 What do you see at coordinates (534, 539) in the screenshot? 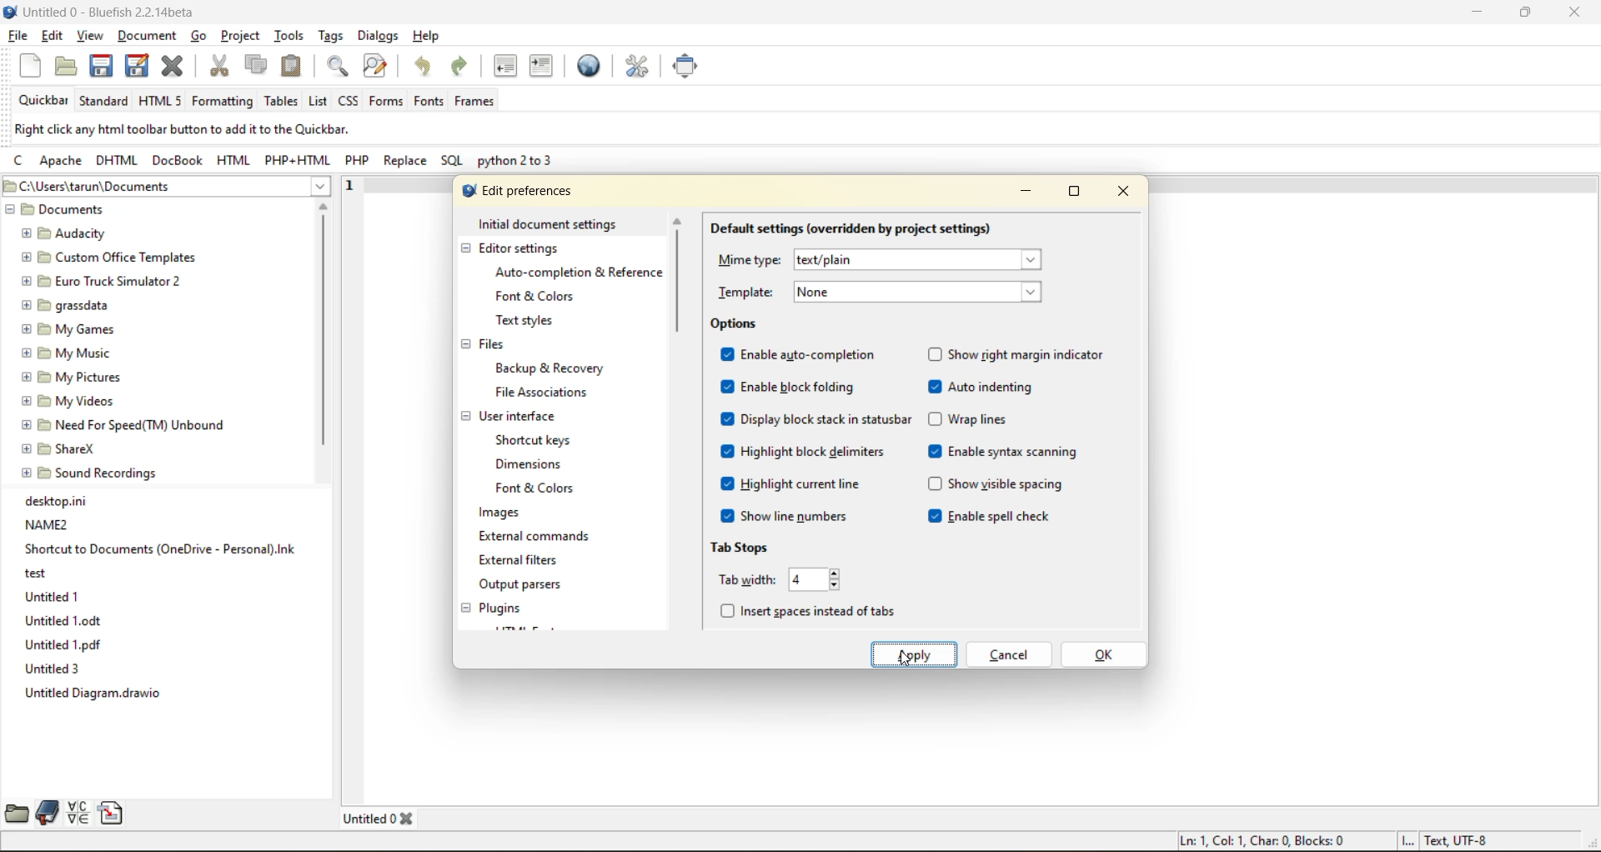
I see `external commands` at bounding box center [534, 539].